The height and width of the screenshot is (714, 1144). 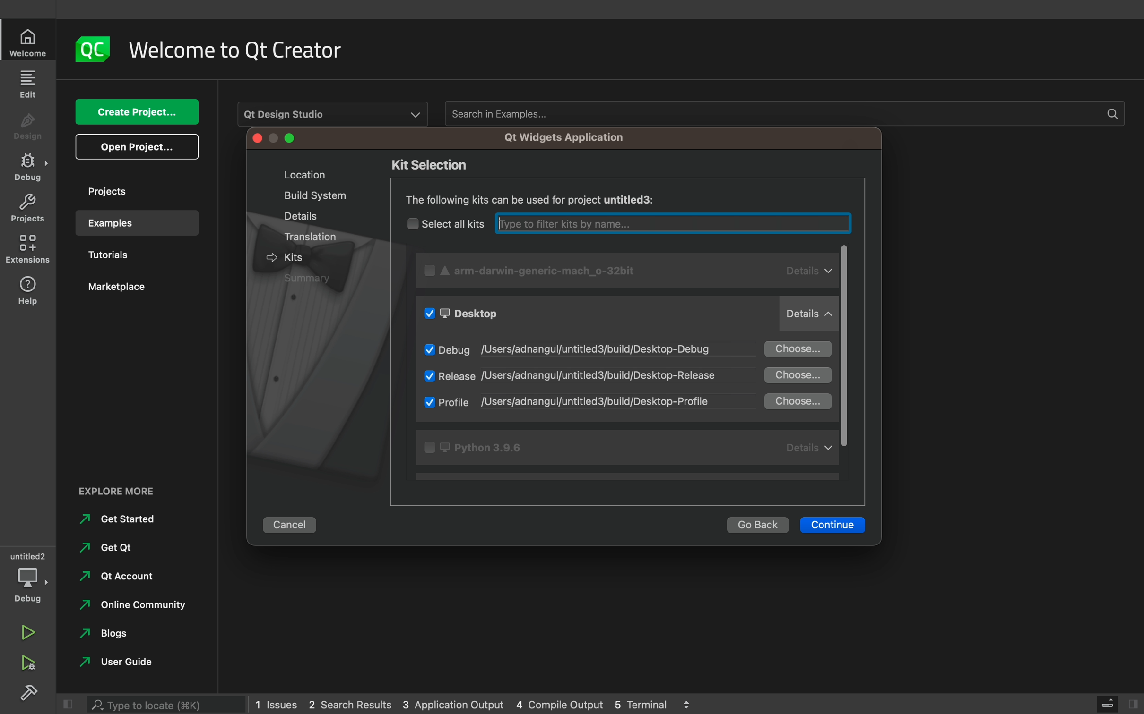 I want to click on kits, so click(x=299, y=257).